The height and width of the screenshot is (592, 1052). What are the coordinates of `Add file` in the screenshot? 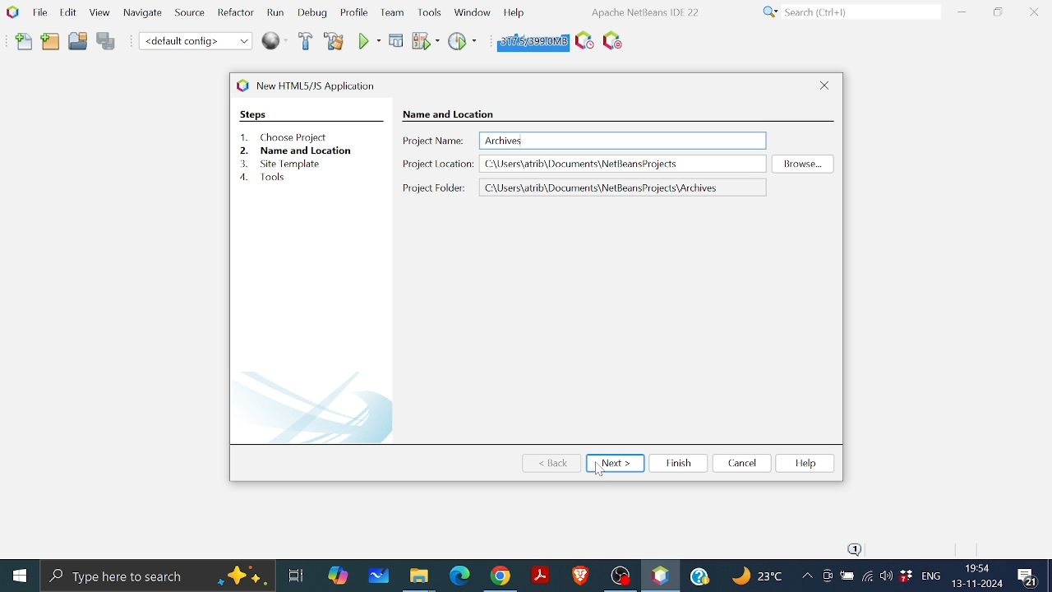 It's located at (25, 42).